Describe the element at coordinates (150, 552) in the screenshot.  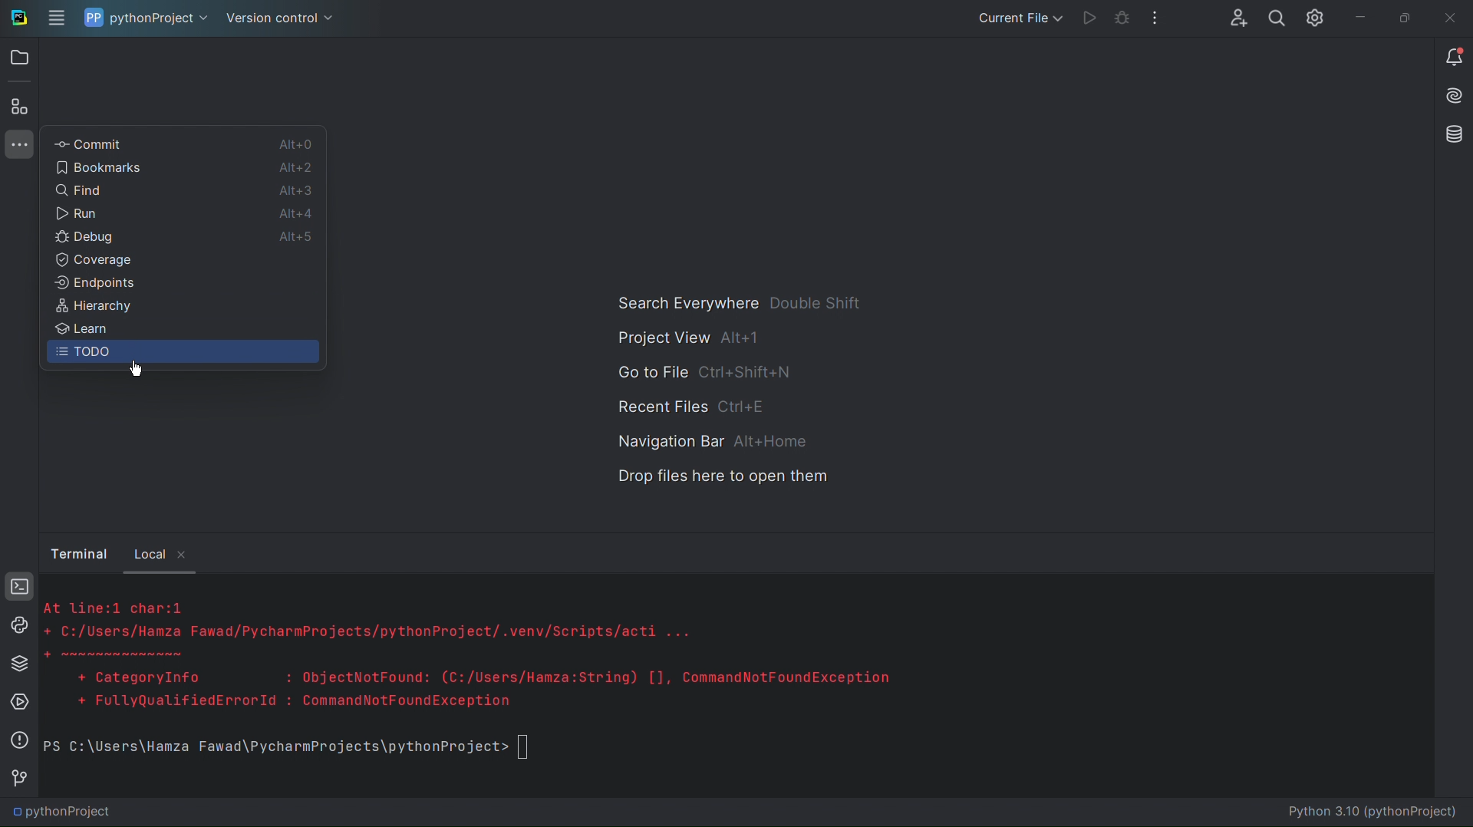
I see `Local` at that location.